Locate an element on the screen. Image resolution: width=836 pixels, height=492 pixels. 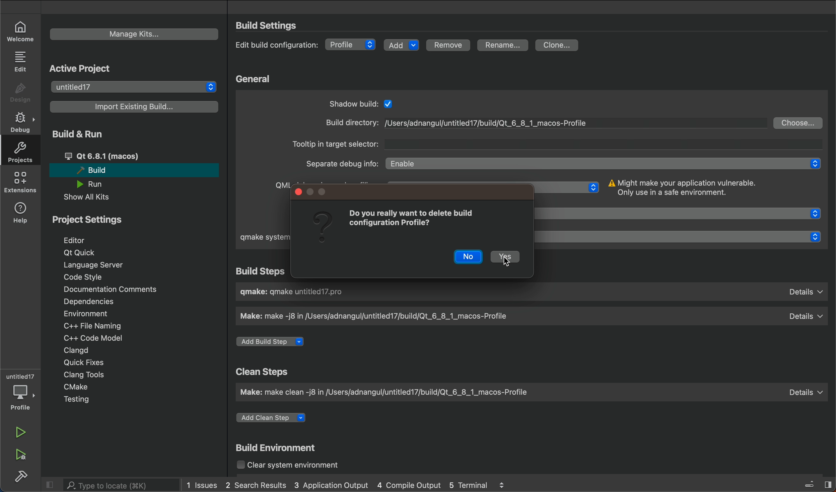
debug type is located at coordinates (352, 45).